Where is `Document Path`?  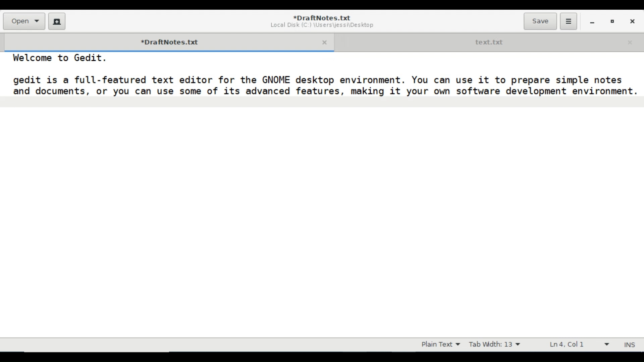
Document Path is located at coordinates (322, 25).